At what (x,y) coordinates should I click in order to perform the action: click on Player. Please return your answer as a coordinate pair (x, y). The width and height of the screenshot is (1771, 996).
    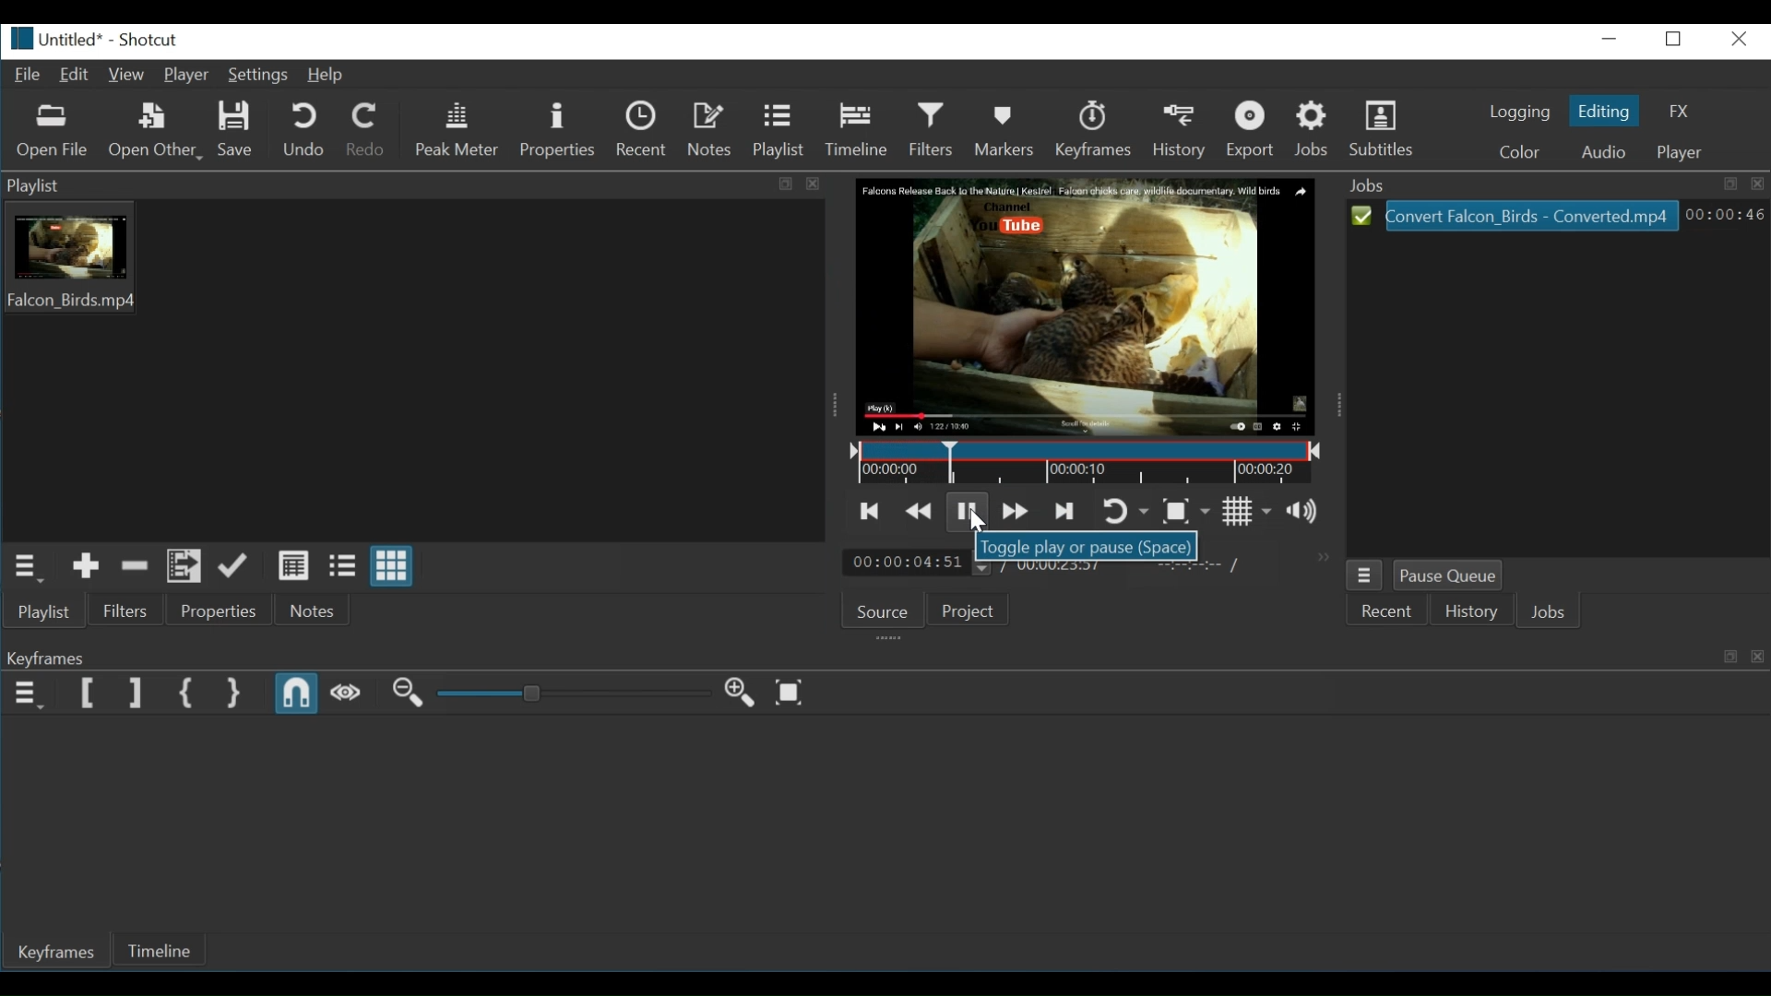
    Looking at the image, I should click on (185, 75).